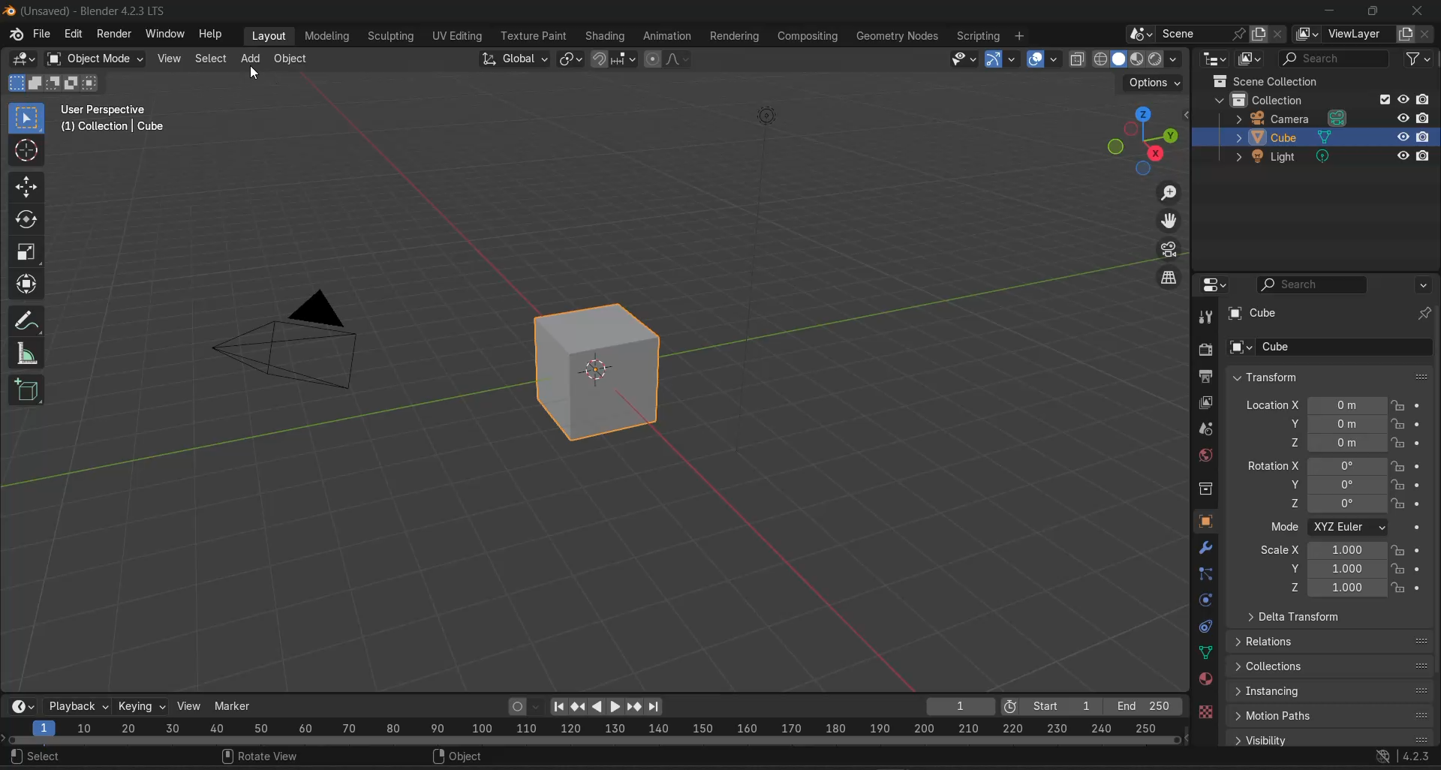 The height and width of the screenshot is (770, 1441). I want to click on select box, so click(27, 116).